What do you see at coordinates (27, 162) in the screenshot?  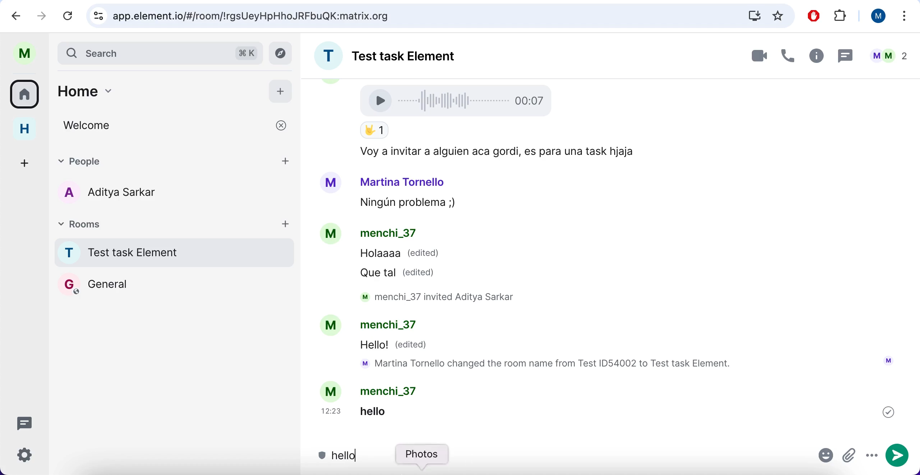 I see `create a space` at bounding box center [27, 162].